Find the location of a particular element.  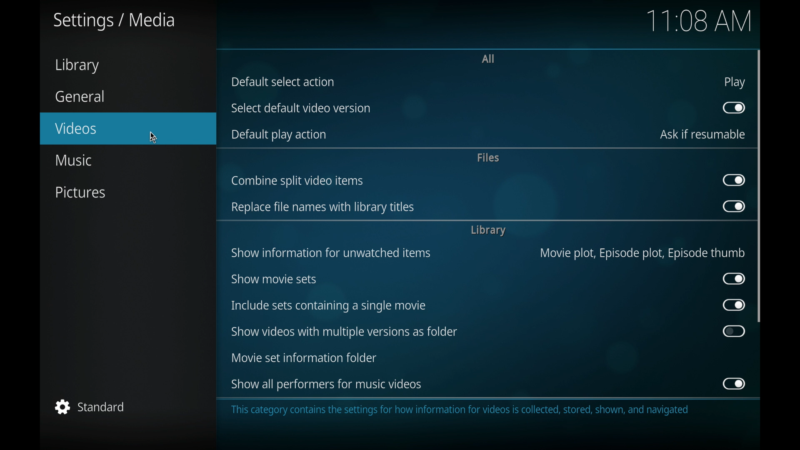

default select action is located at coordinates (283, 82).